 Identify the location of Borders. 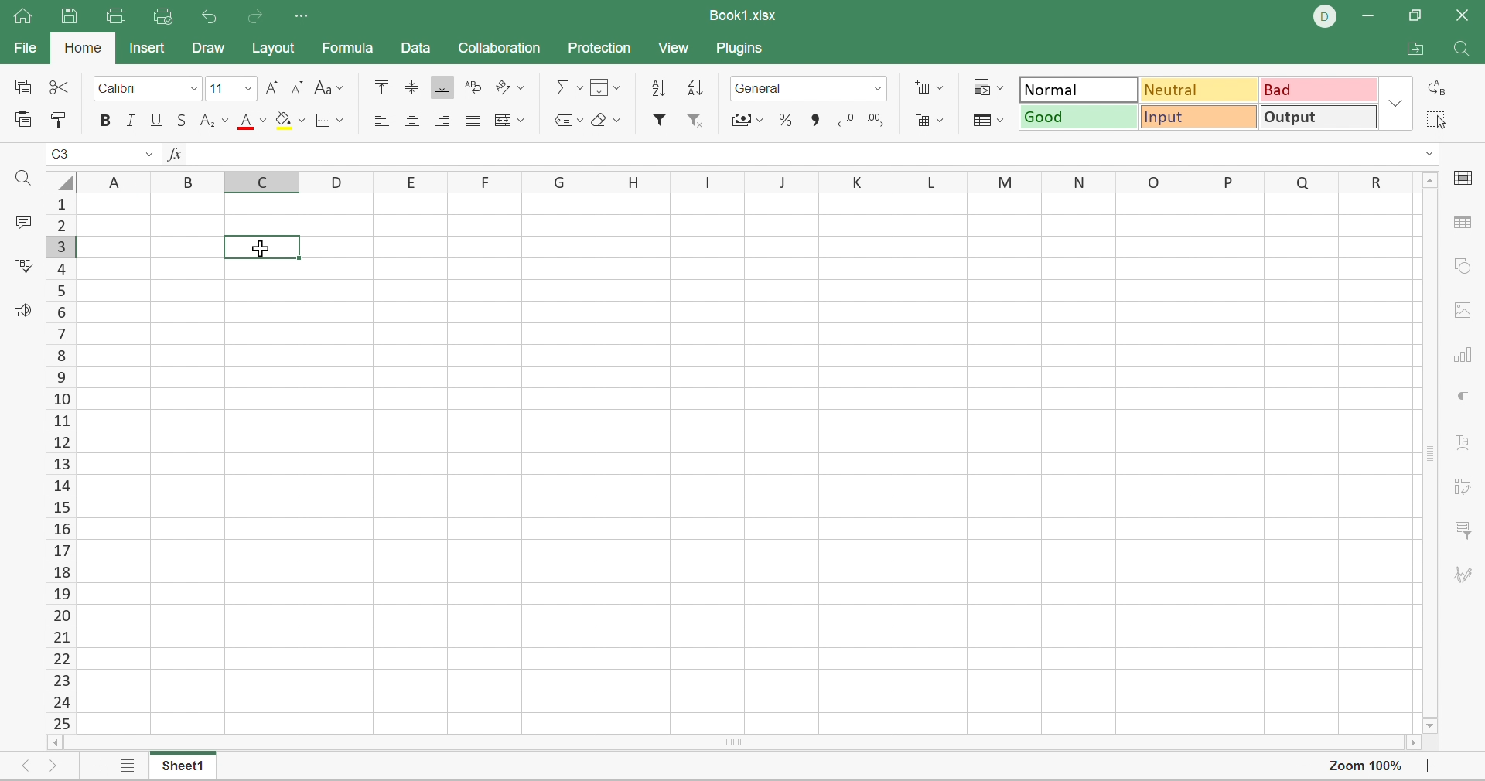
(331, 120).